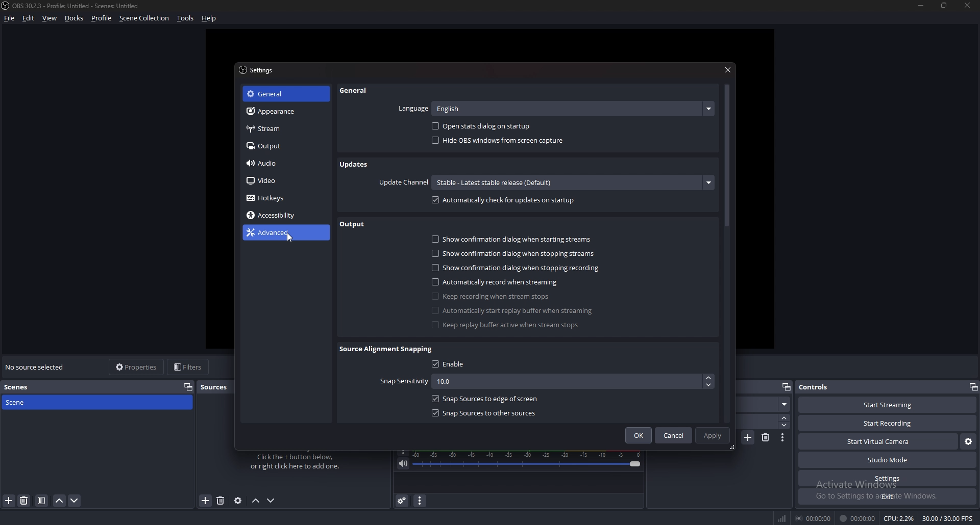 The width and height of the screenshot is (980, 525). I want to click on audio mixer menu, so click(420, 501).